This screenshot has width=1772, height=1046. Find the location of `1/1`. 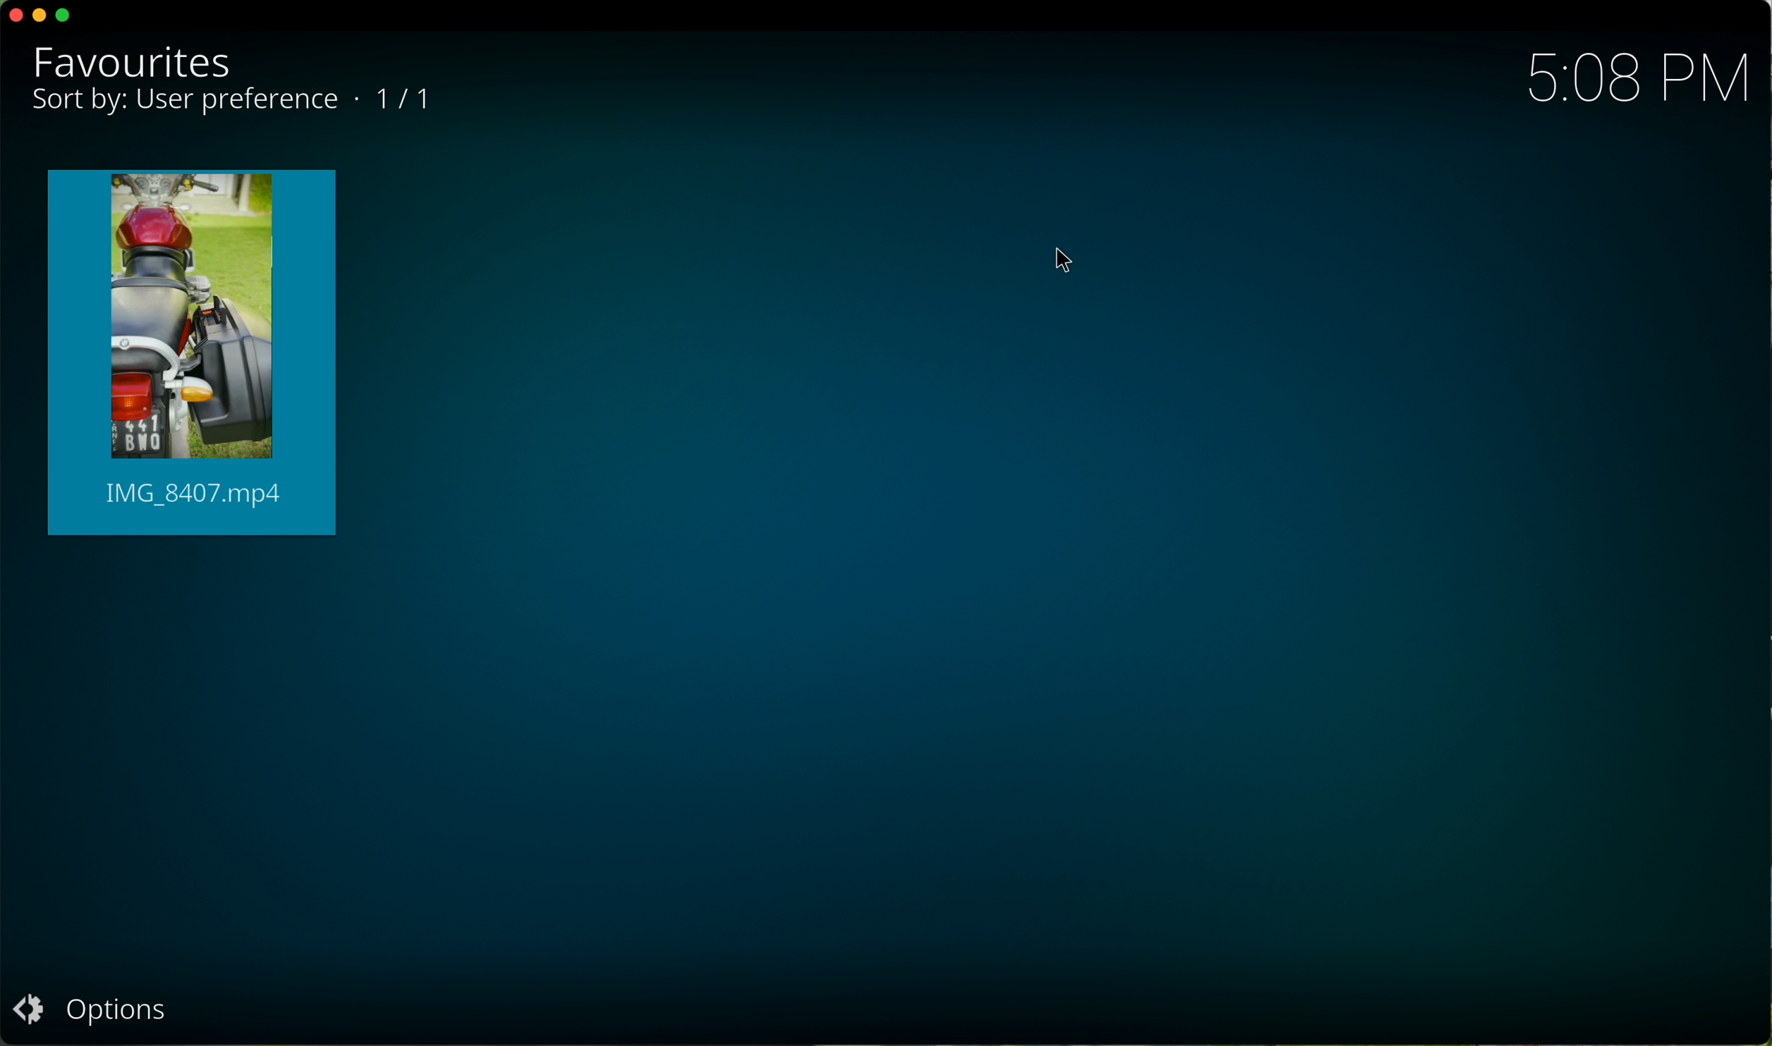

1/1 is located at coordinates (408, 104).